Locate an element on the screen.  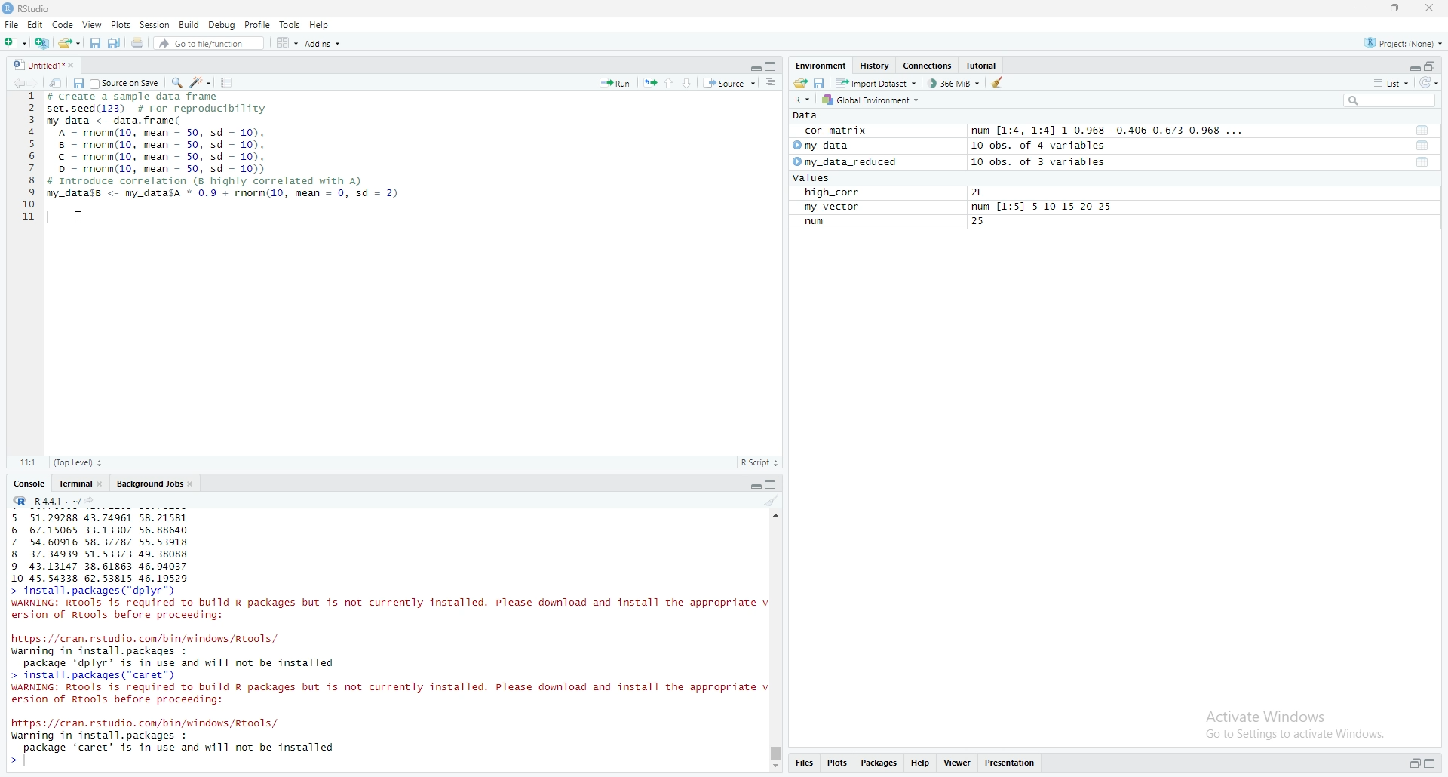
scroll up is located at coordinates (776, 514).